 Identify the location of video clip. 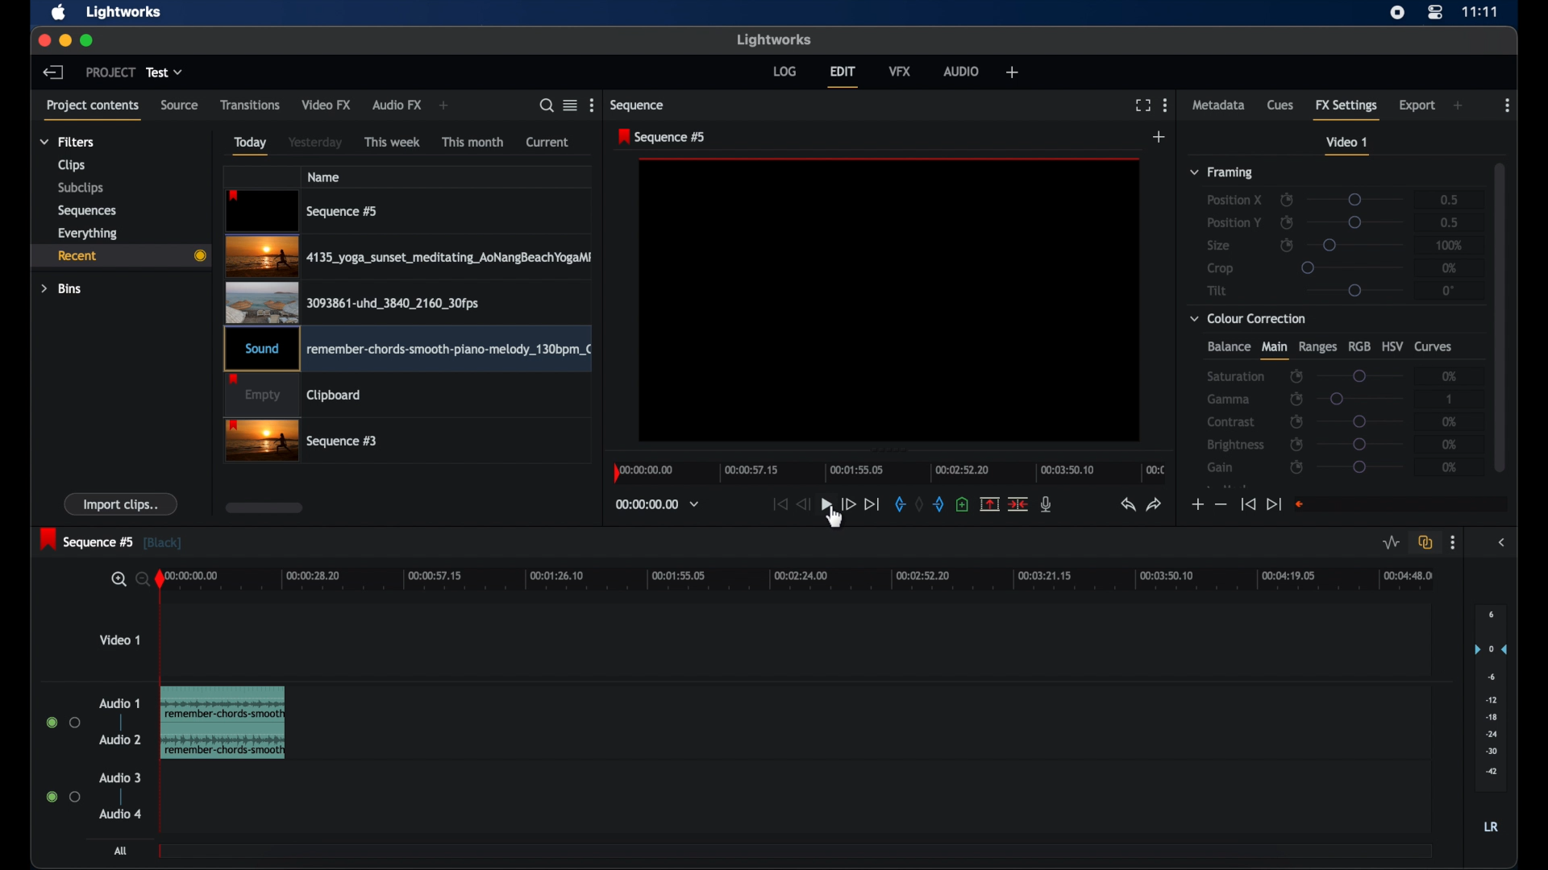
(303, 211).